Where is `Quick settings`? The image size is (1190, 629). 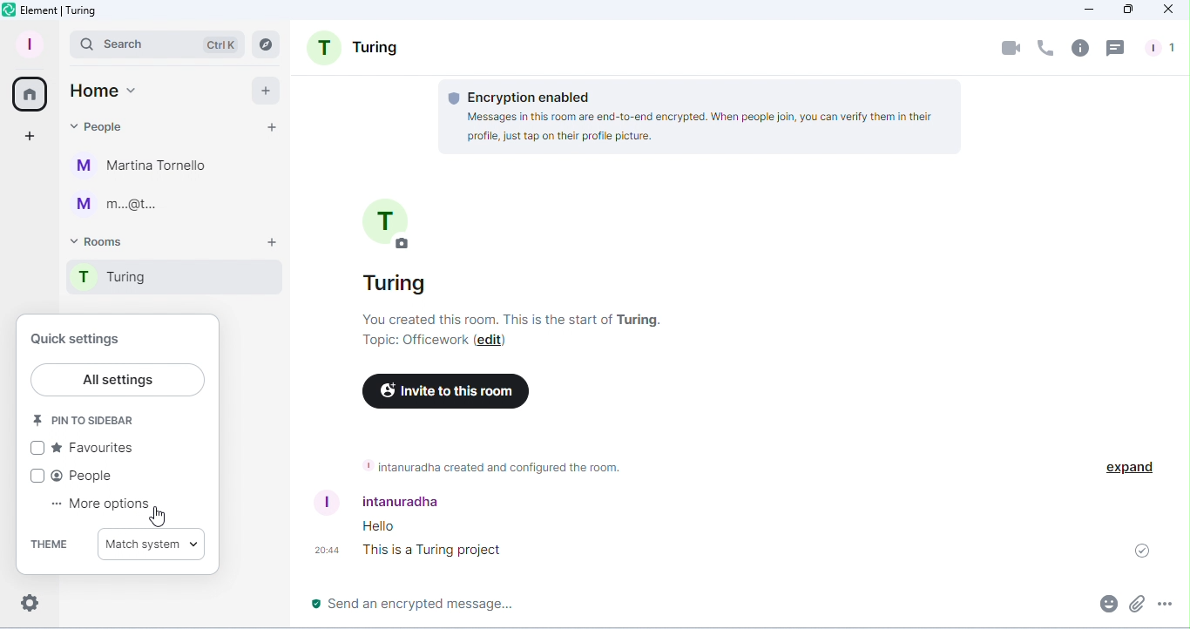 Quick settings is located at coordinates (28, 605).